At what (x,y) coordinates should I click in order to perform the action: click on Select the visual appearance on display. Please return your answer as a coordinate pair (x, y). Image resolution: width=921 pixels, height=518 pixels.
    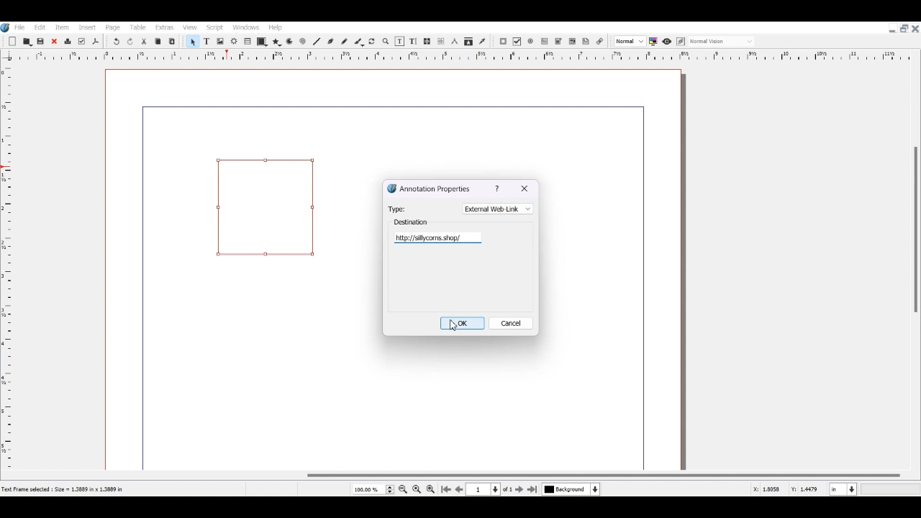
    Looking at the image, I should click on (722, 40).